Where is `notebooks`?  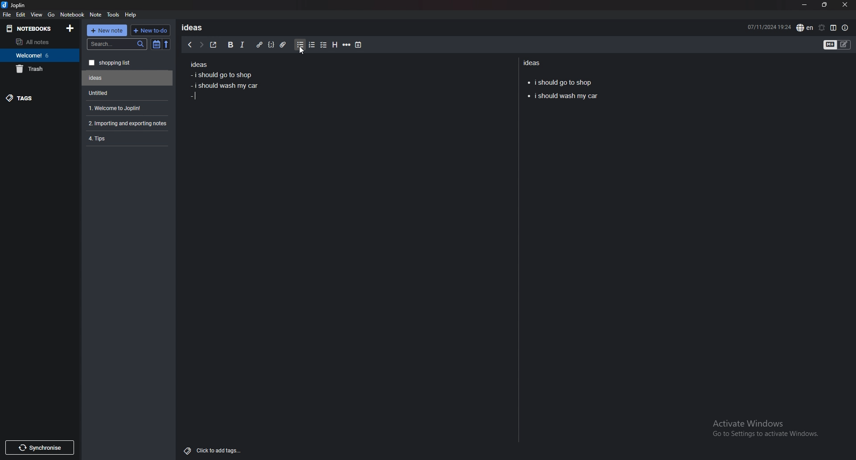 notebooks is located at coordinates (32, 28).